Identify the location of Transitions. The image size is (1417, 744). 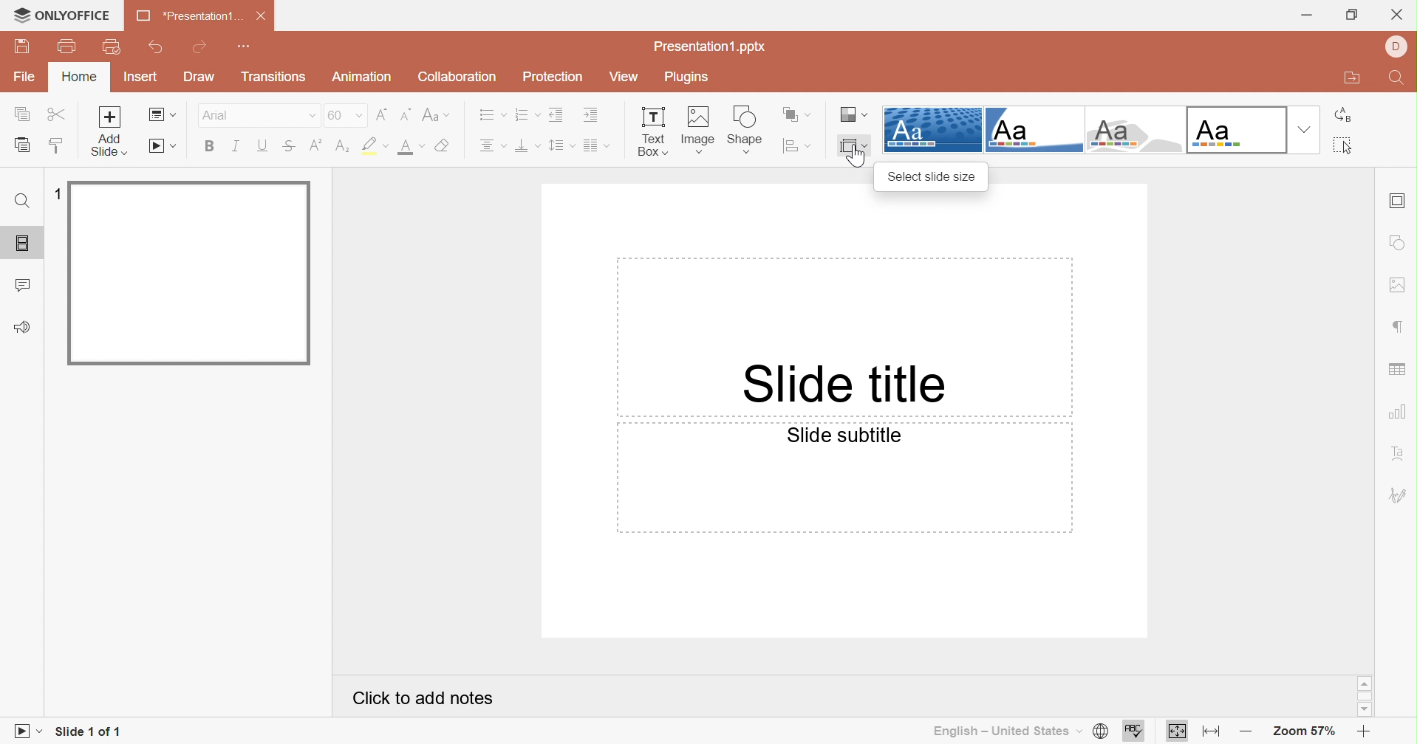
(271, 77).